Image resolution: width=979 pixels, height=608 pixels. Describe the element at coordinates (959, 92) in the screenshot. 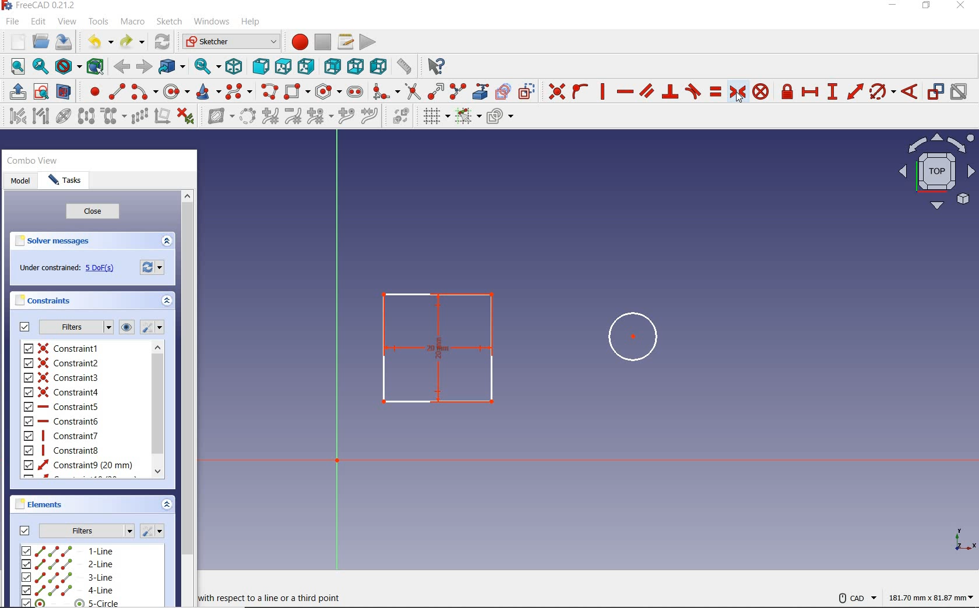

I see `activate/deactivate constraint` at that location.